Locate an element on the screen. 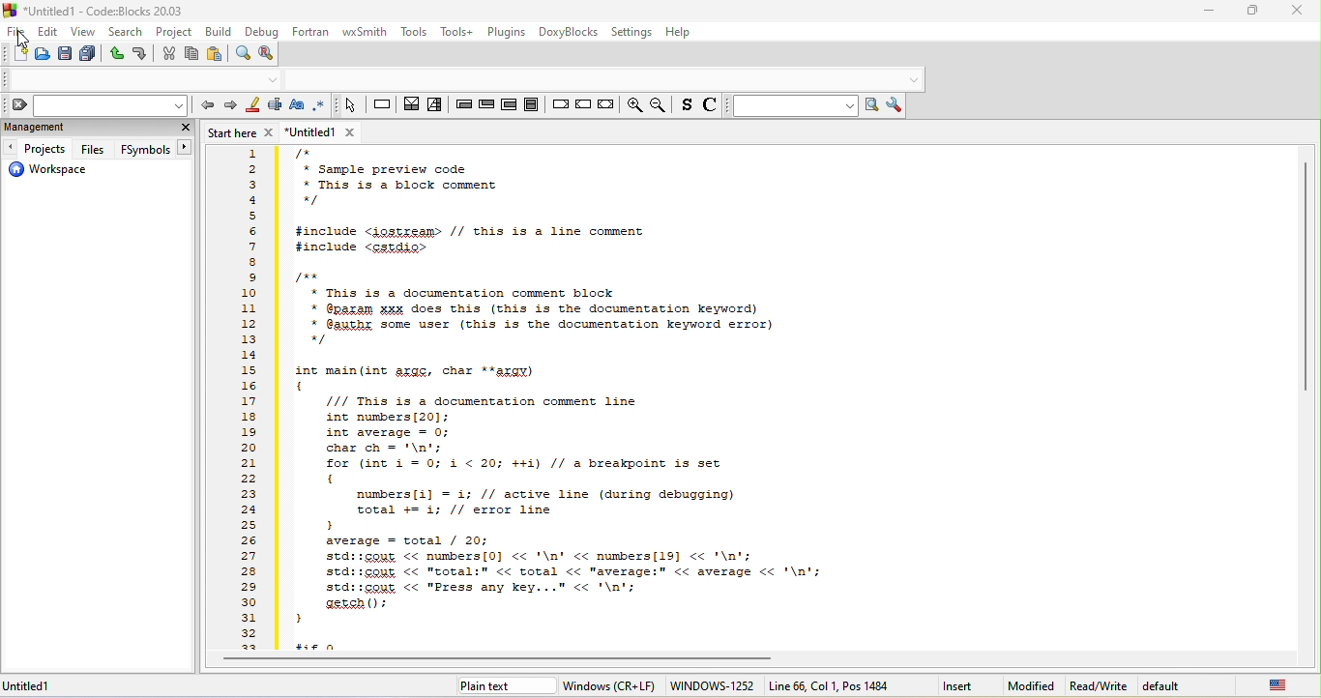  close is located at coordinates (1299, 11).